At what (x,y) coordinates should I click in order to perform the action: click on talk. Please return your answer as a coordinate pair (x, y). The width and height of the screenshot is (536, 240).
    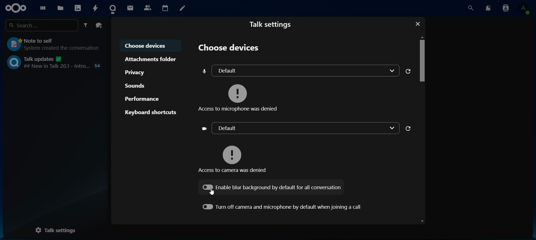
    Looking at the image, I should click on (113, 7).